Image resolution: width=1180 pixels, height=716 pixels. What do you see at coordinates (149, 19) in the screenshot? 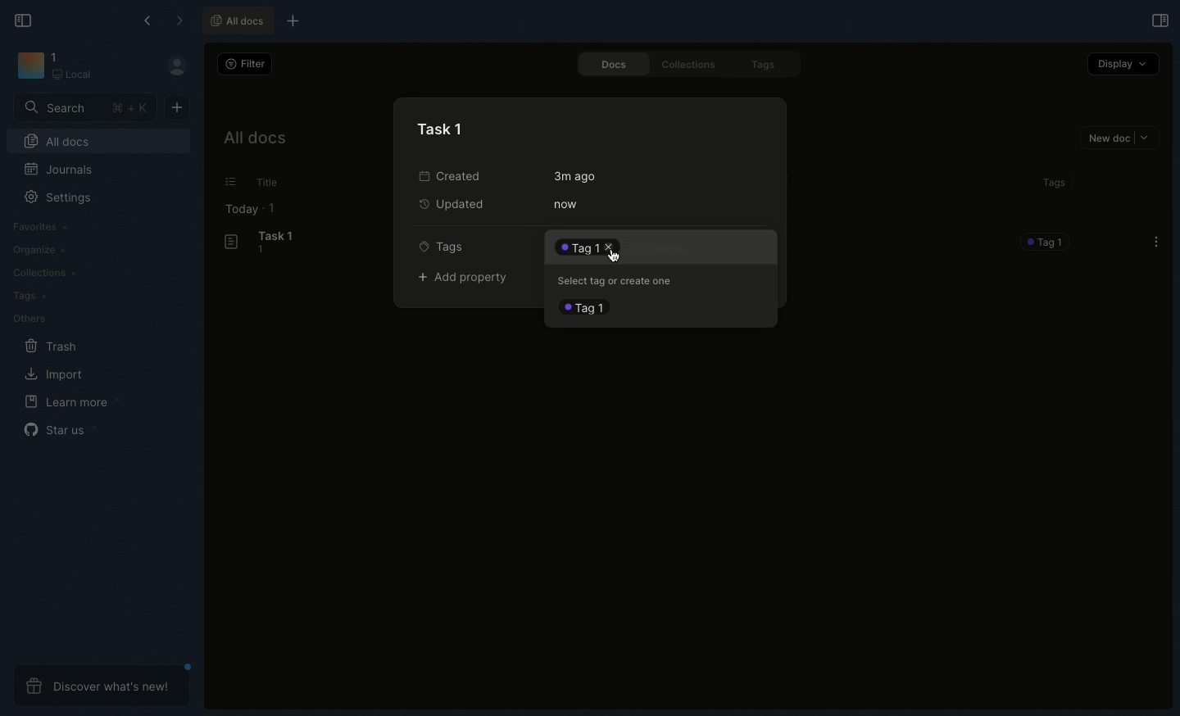
I see `Left arrow` at bounding box center [149, 19].